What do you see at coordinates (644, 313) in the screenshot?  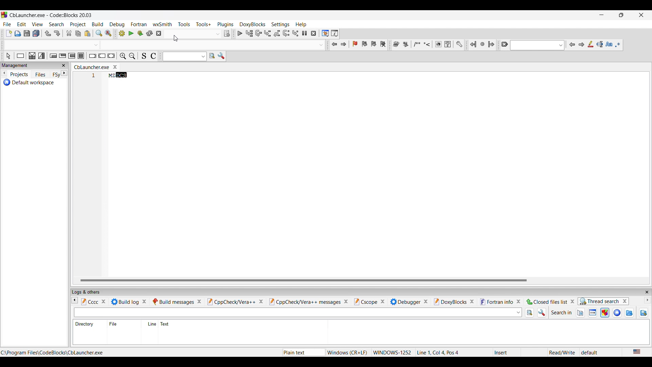 I see `Show dir items` at bounding box center [644, 313].